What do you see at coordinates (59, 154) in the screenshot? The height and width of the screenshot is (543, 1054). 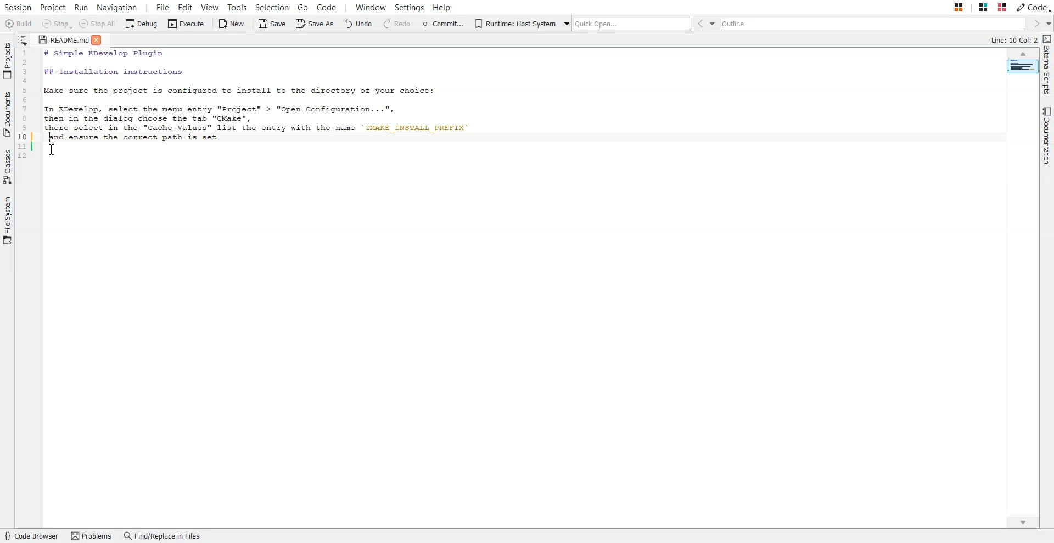 I see `Pointer` at bounding box center [59, 154].